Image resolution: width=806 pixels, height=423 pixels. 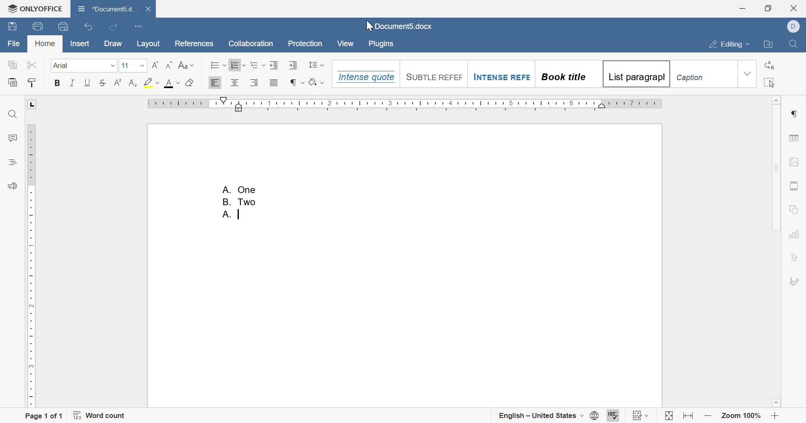 What do you see at coordinates (149, 9) in the screenshot?
I see `Close` at bounding box center [149, 9].